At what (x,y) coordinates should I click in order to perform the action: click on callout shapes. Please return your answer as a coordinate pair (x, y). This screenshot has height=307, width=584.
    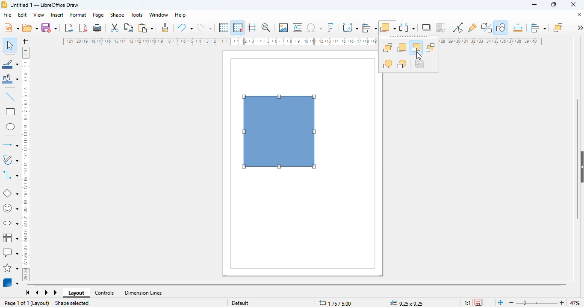
    Looking at the image, I should click on (10, 253).